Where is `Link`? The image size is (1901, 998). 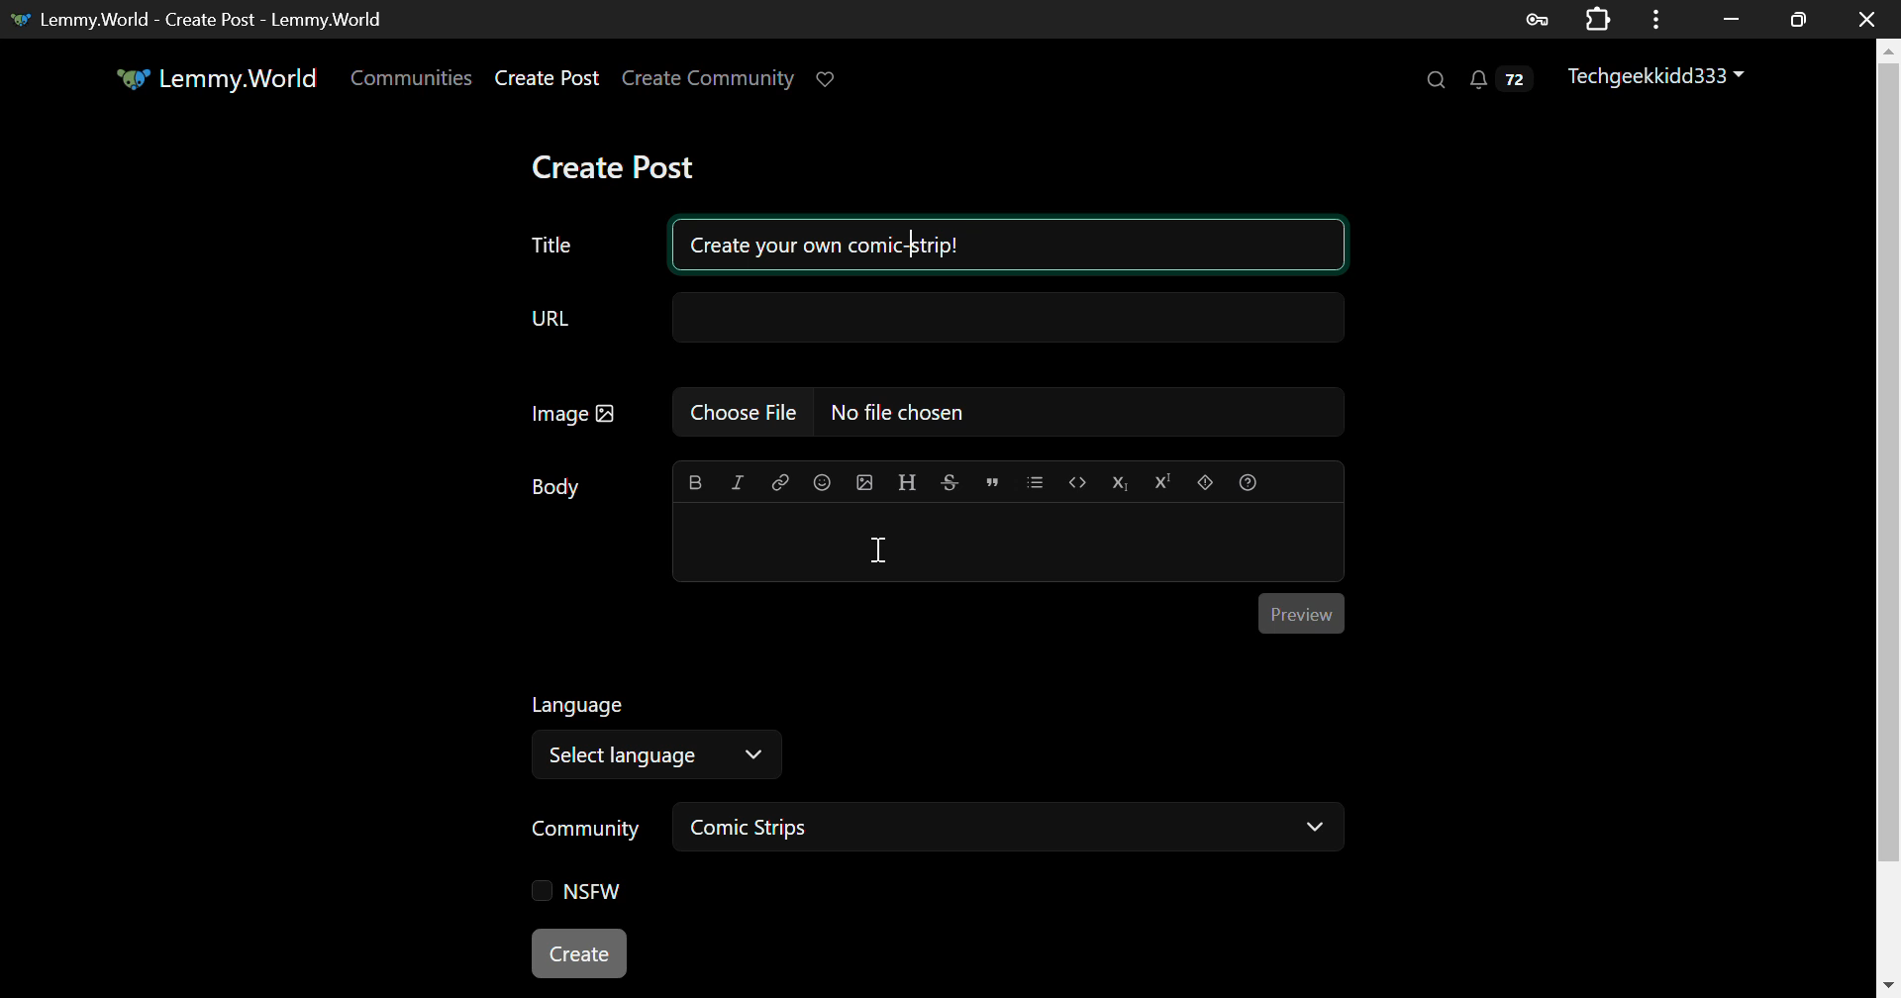 Link is located at coordinates (780, 483).